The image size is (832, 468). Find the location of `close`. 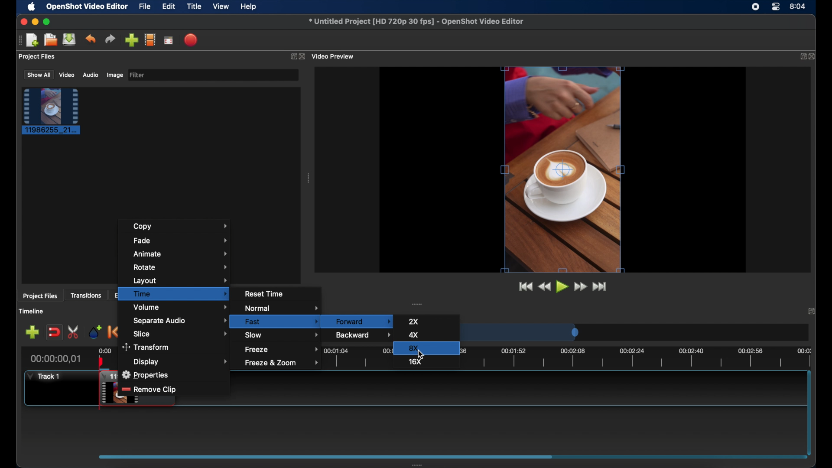

close is located at coordinates (302, 56).